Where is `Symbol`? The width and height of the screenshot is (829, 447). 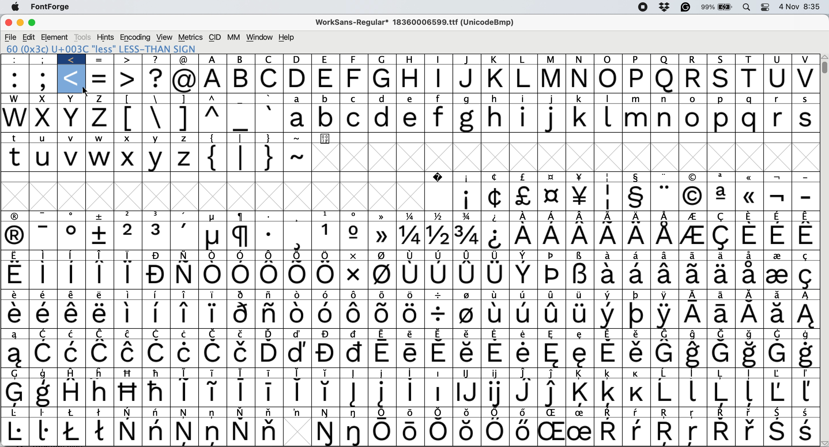
Symbol is located at coordinates (522, 197).